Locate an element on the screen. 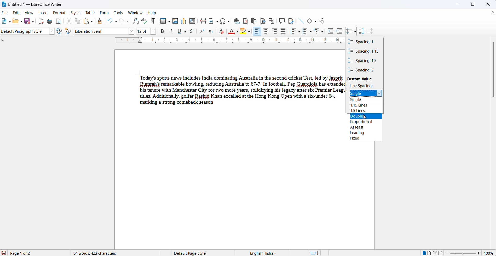  font name options is located at coordinates (154, 32).